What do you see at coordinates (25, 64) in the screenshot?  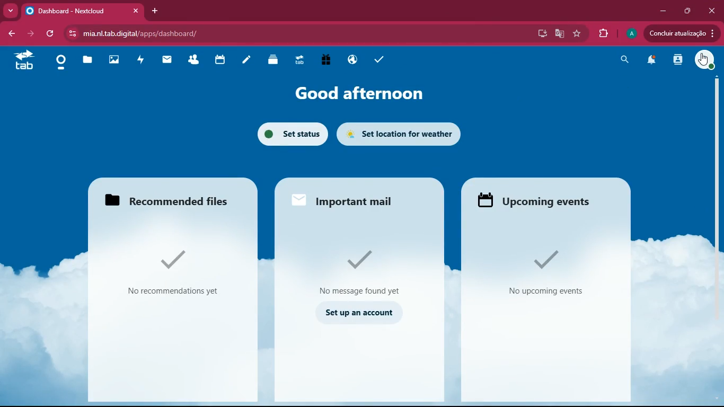 I see `tab` at bounding box center [25, 64].